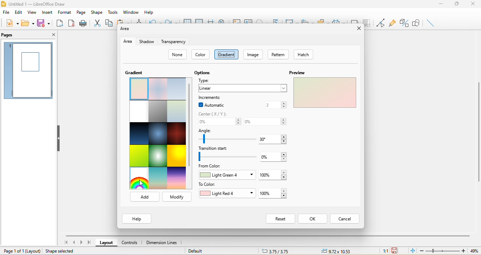 The width and height of the screenshot is (481, 255). I want to click on center(x/y), so click(215, 113).